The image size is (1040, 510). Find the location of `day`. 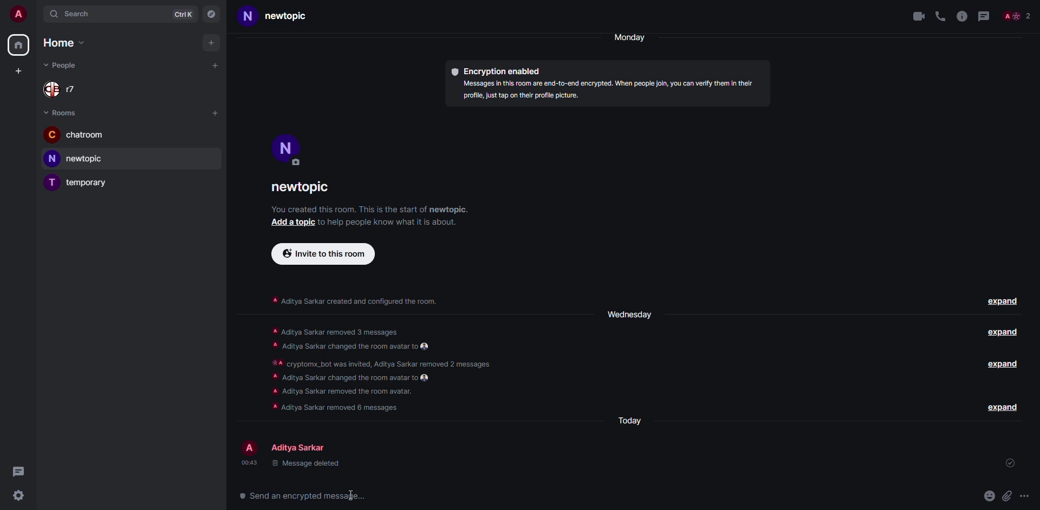

day is located at coordinates (627, 313).